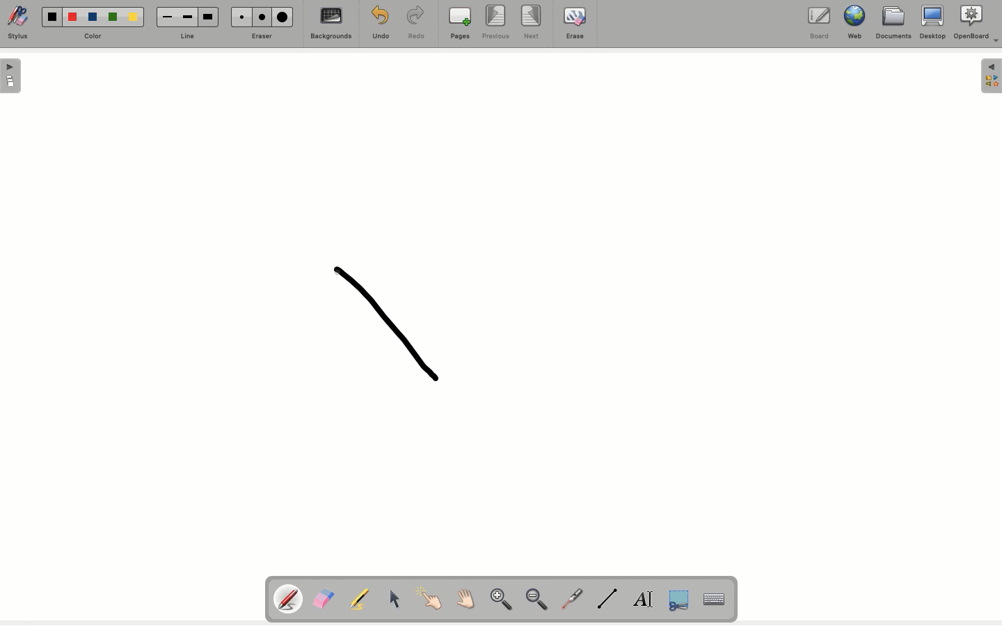 Image resolution: width=1002 pixels, height=626 pixels. What do you see at coordinates (573, 599) in the screenshot?
I see `Laser` at bounding box center [573, 599].